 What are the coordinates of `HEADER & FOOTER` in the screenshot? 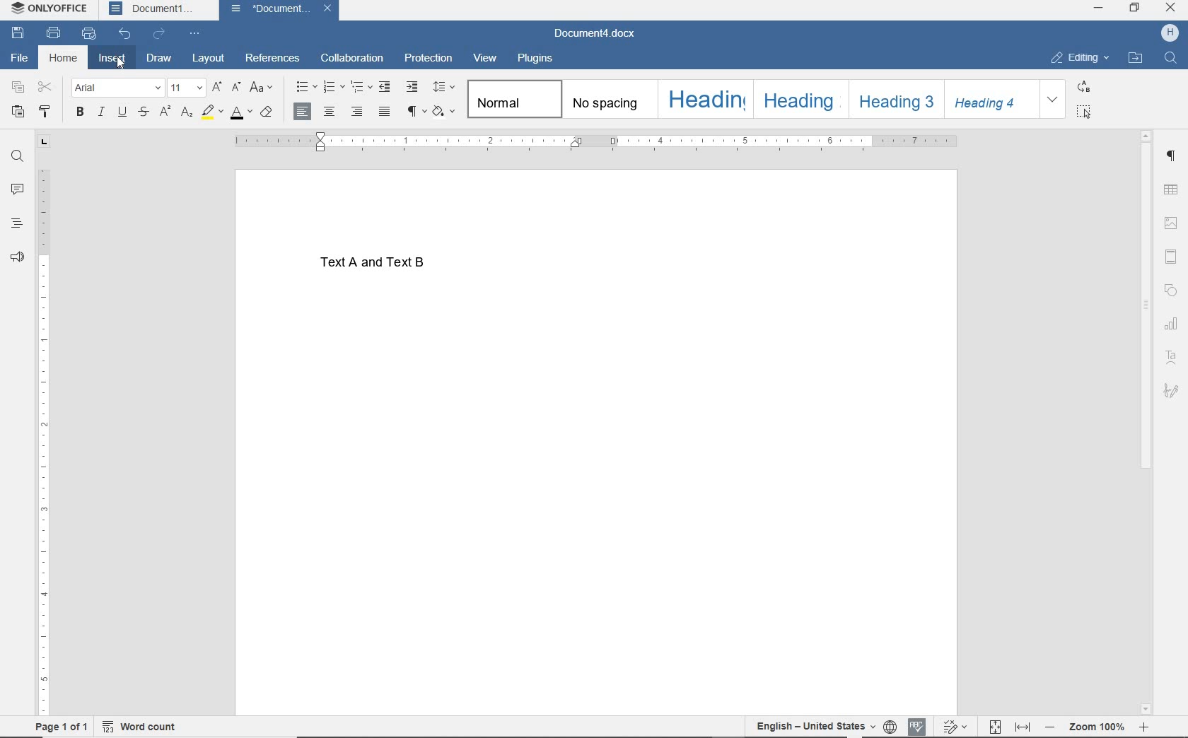 It's located at (1171, 257).